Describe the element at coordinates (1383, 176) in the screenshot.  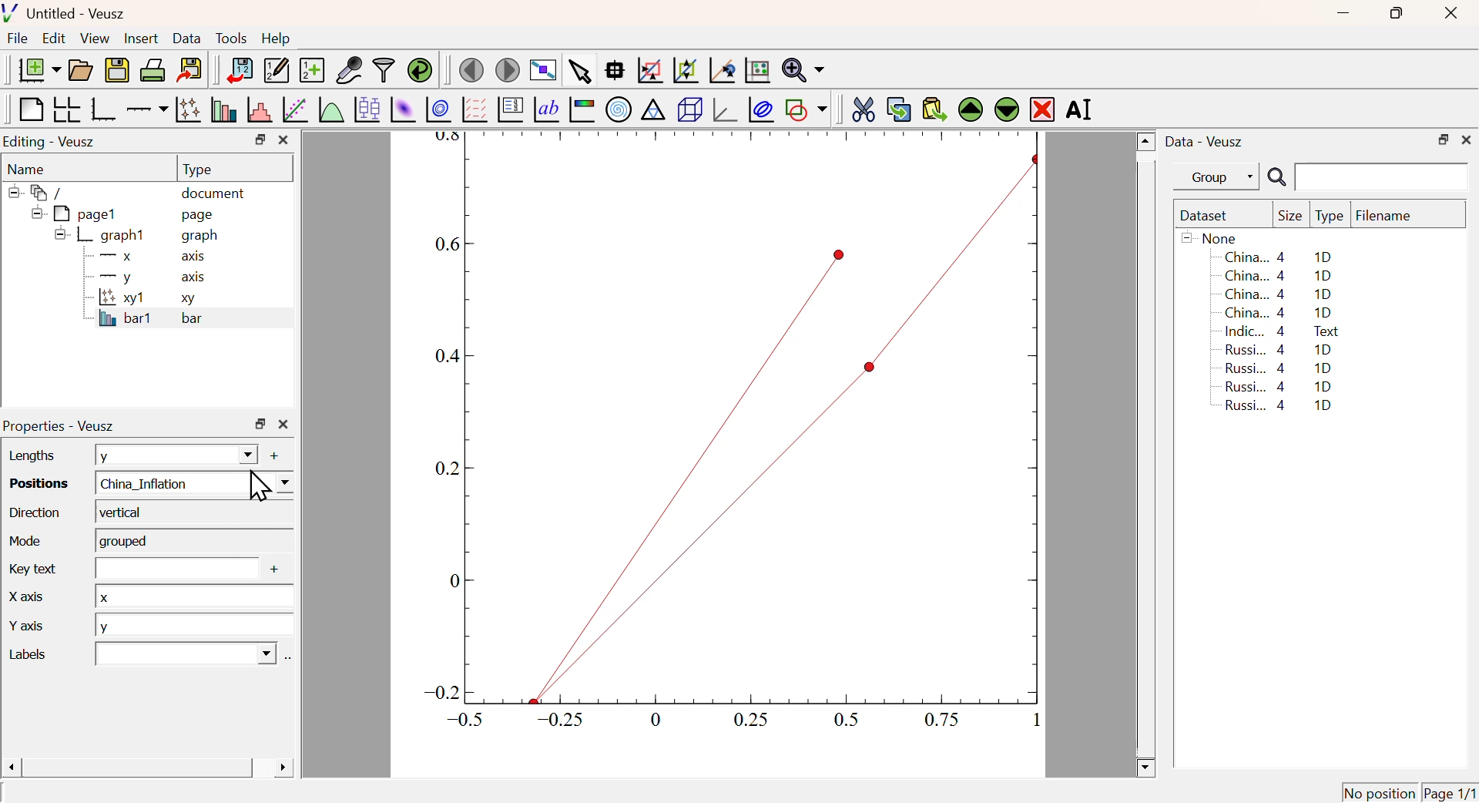
I see `Search Input` at that location.